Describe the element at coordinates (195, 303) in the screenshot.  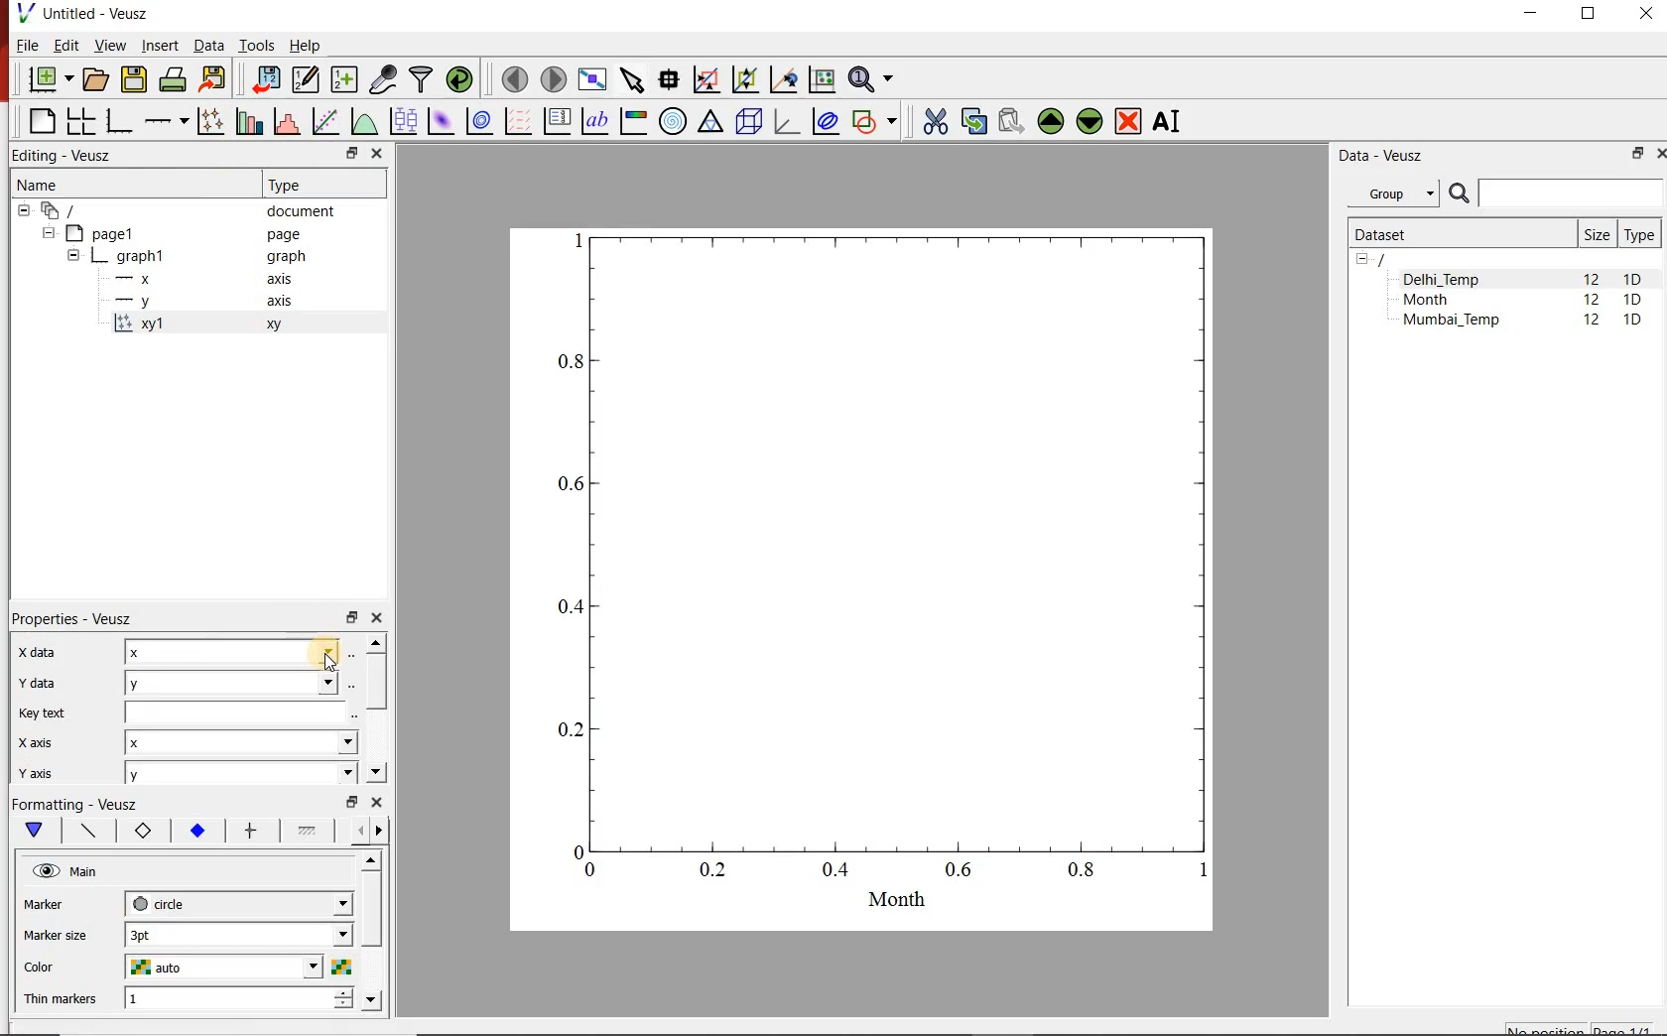
I see `-y axis` at that location.